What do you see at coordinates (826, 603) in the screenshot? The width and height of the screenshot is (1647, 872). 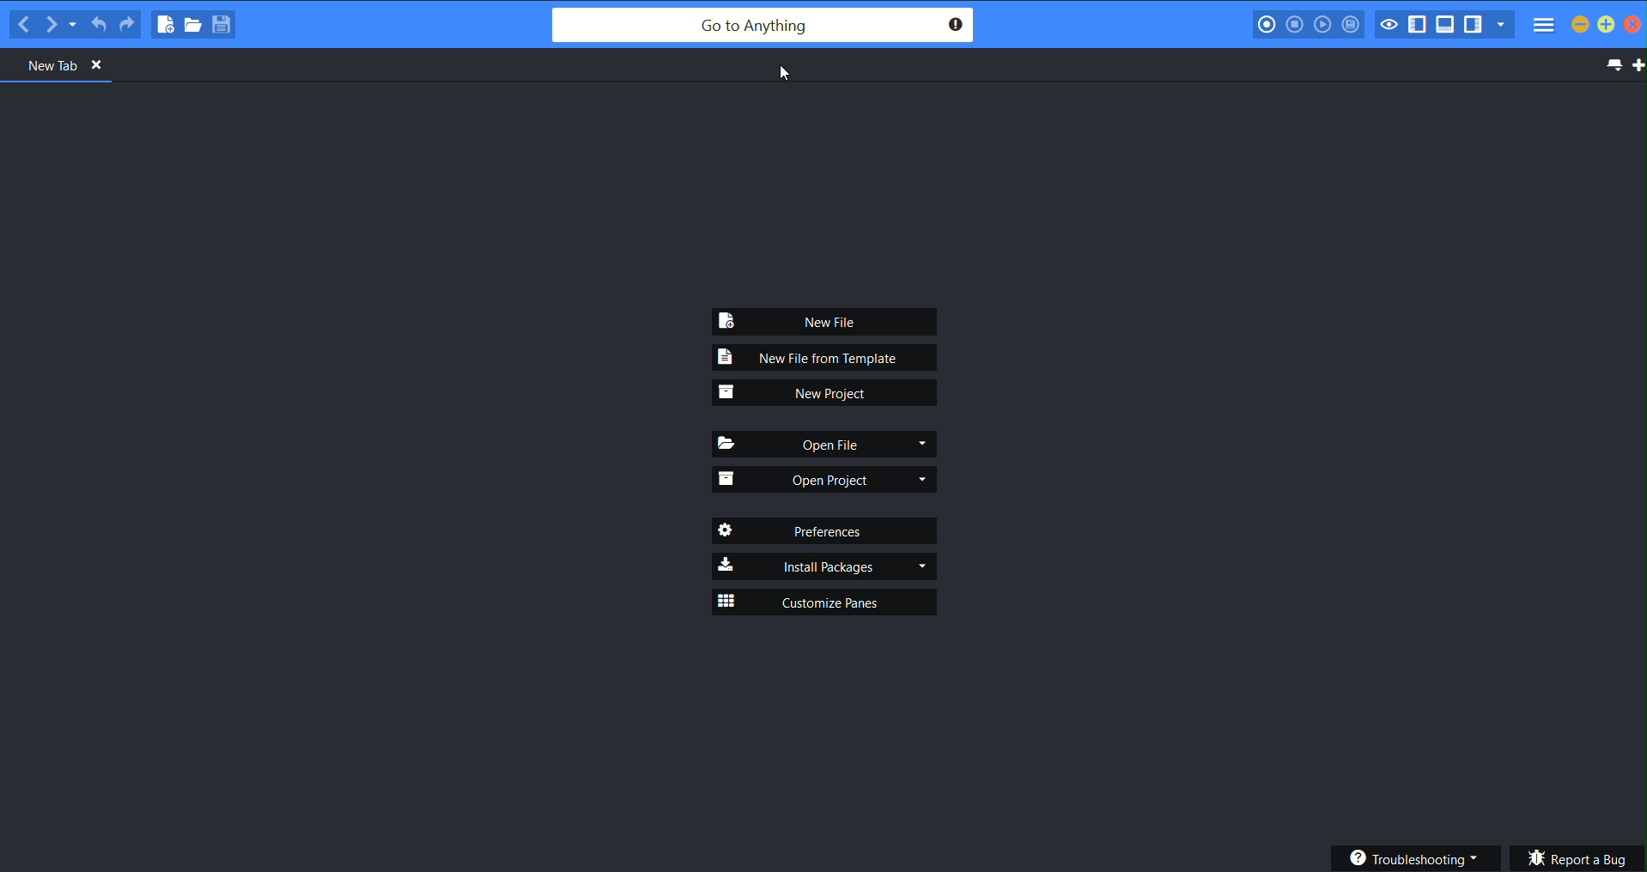 I see `customize panes` at bounding box center [826, 603].